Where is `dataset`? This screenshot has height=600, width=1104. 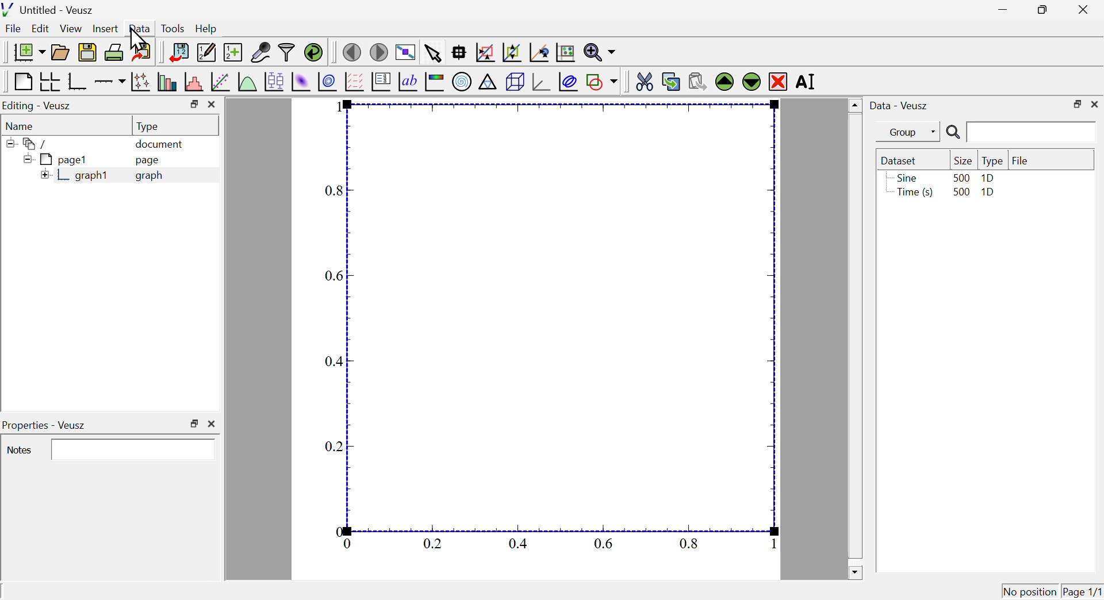 dataset is located at coordinates (902, 160).